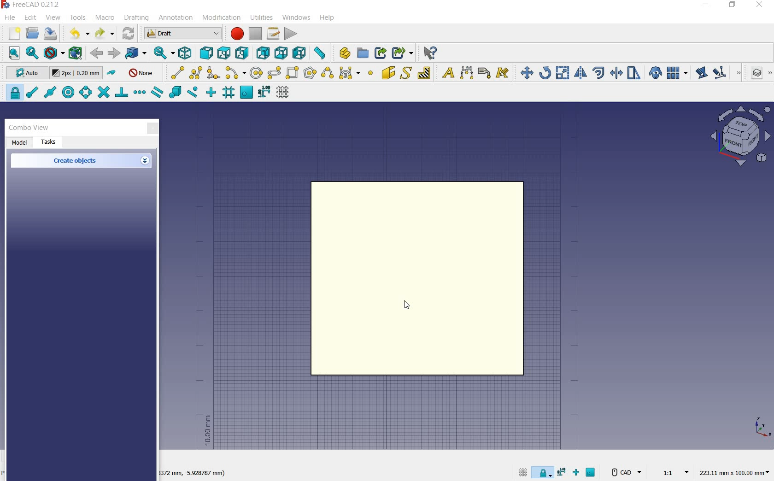 The height and width of the screenshot is (481, 774). Describe the element at coordinates (484, 72) in the screenshot. I see `label` at that location.